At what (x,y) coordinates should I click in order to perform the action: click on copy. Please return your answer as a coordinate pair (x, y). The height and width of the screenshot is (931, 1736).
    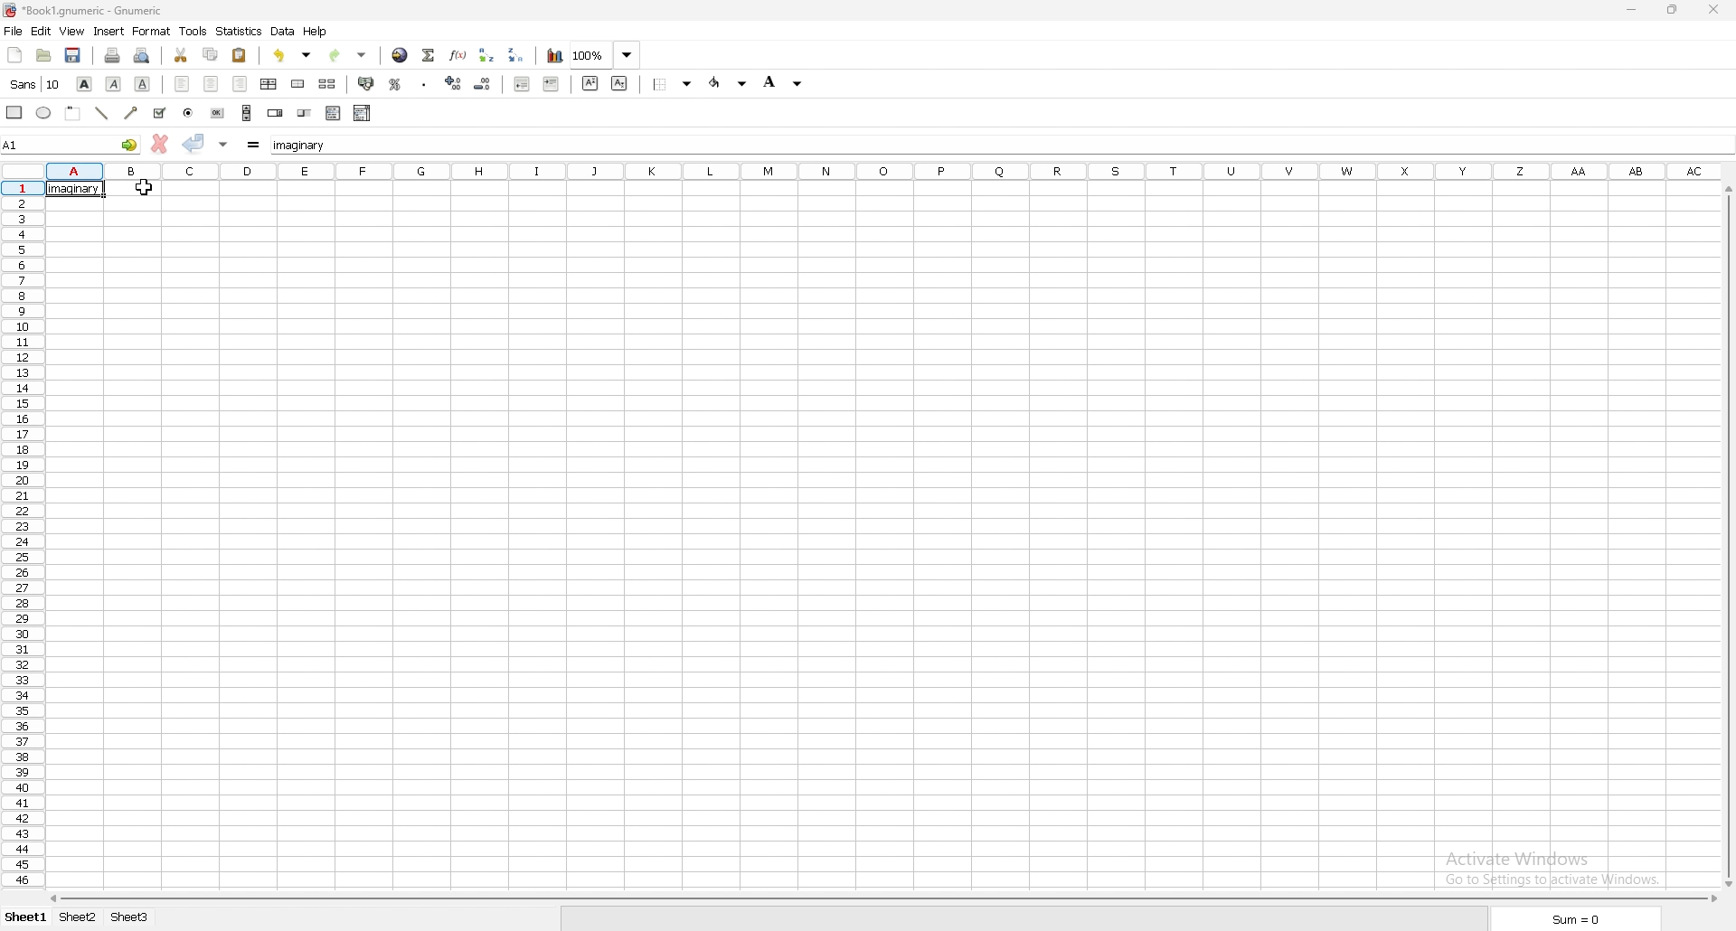
    Looking at the image, I should click on (211, 54).